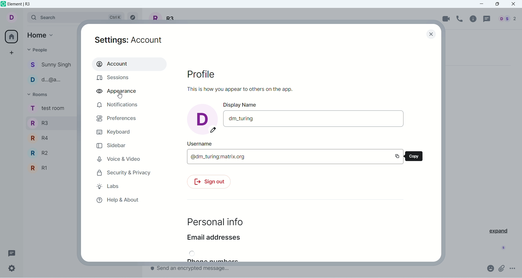 Image resolution: width=522 pixels, height=278 pixels. Describe the element at coordinates (113, 131) in the screenshot. I see `keyboard` at that location.